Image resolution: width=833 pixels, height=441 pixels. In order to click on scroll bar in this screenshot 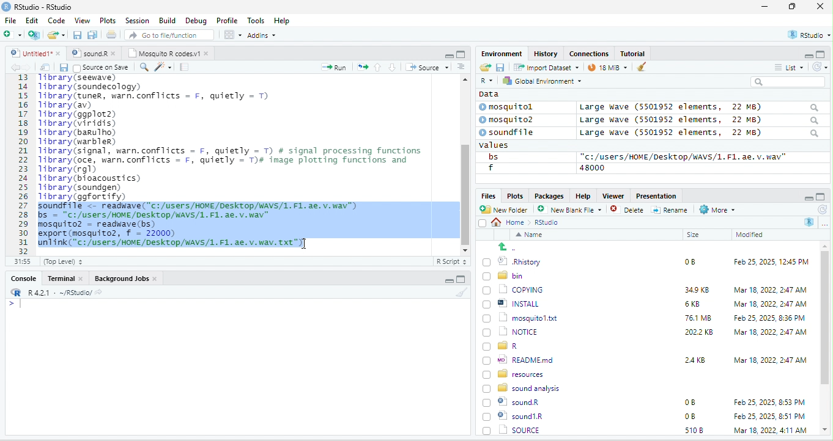, I will do `click(825, 338)`.